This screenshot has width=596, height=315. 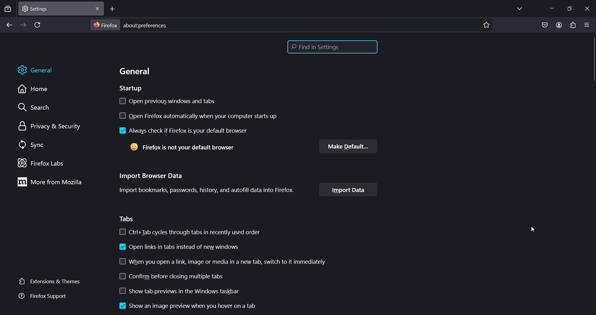 What do you see at coordinates (50, 181) in the screenshot?
I see `more from mozilla` at bounding box center [50, 181].